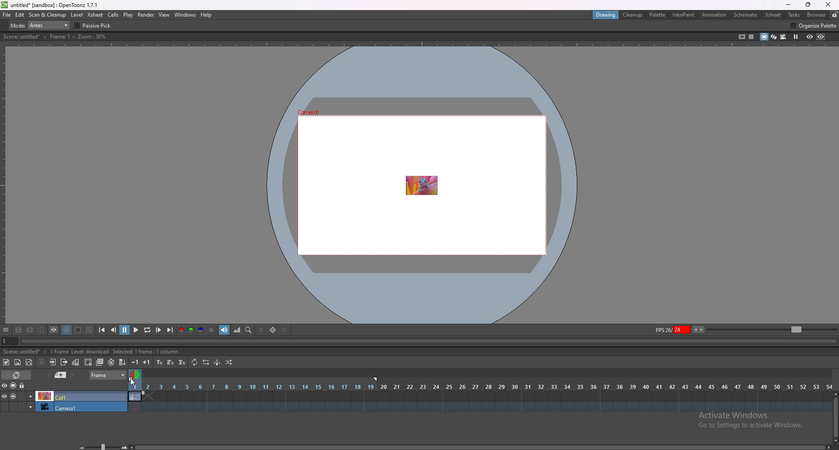 Image resolution: width=839 pixels, height=450 pixels. What do you see at coordinates (182, 362) in the screenshot?
I see `reframe on 3s` at bounding box center [182, 362].